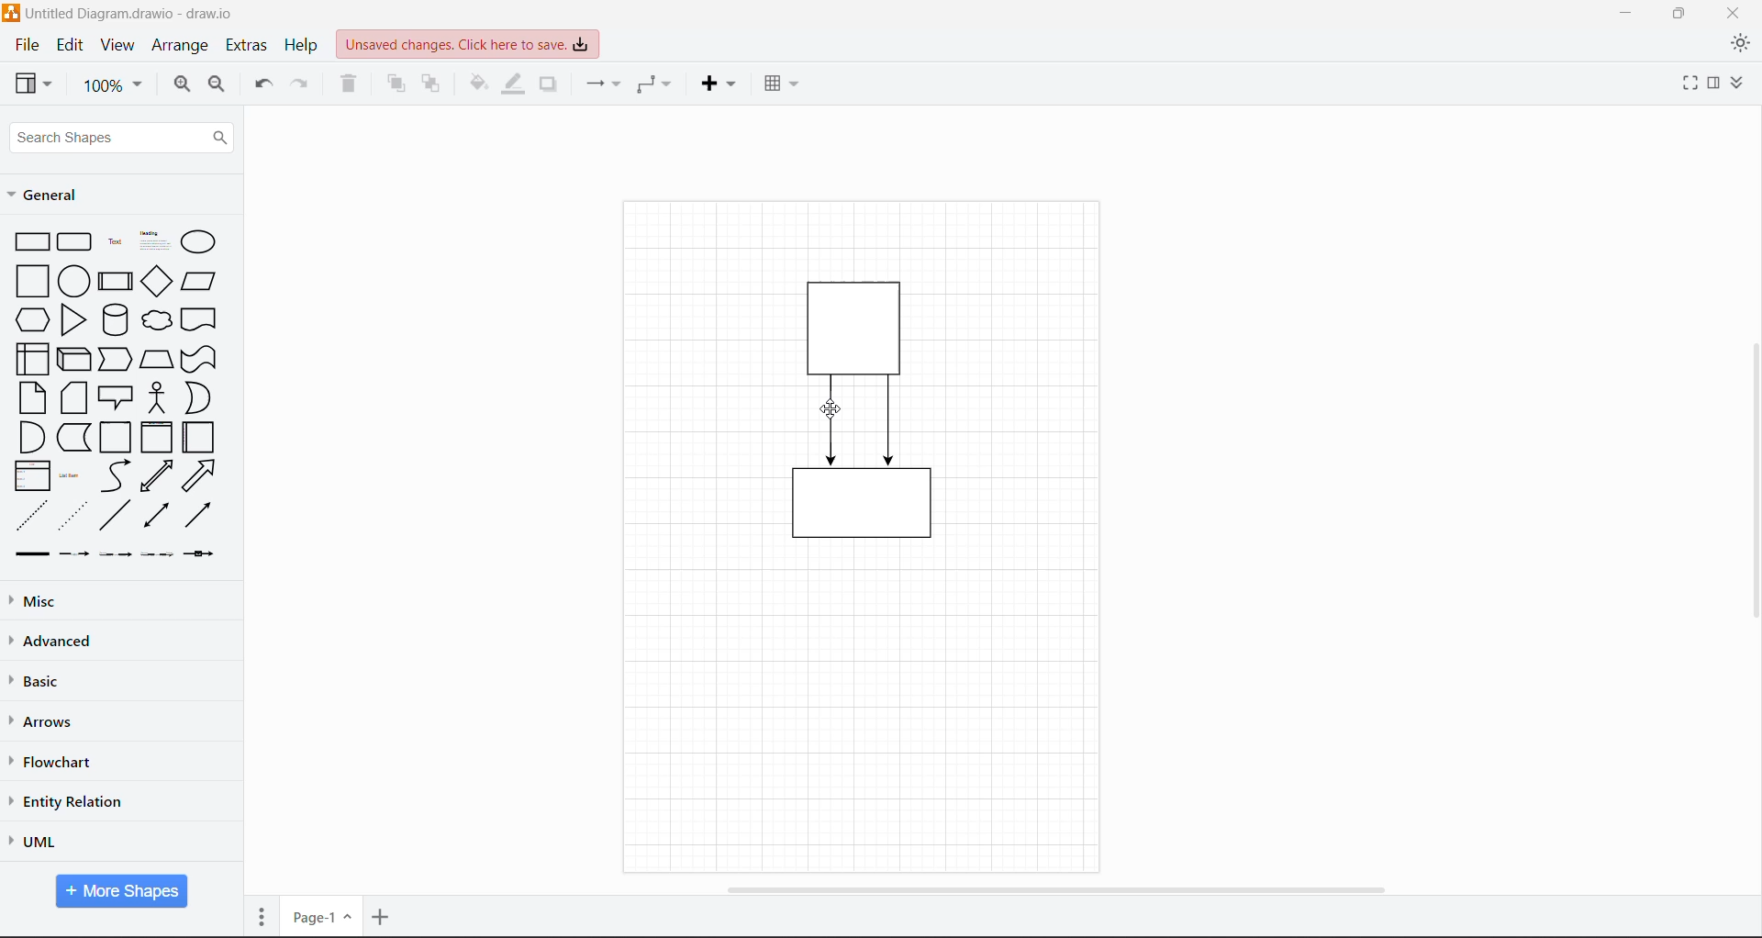 This screenshot has height=938, width=1762. What do you see at coordinates (32, 396) in the screenshot?
I see `Note` at bounding box center [32, 396].